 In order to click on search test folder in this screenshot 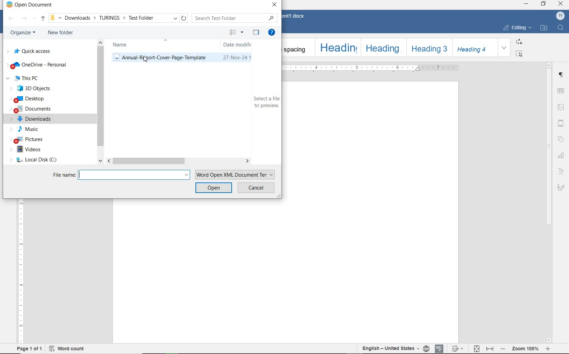, I will do `click(235, 18)`.